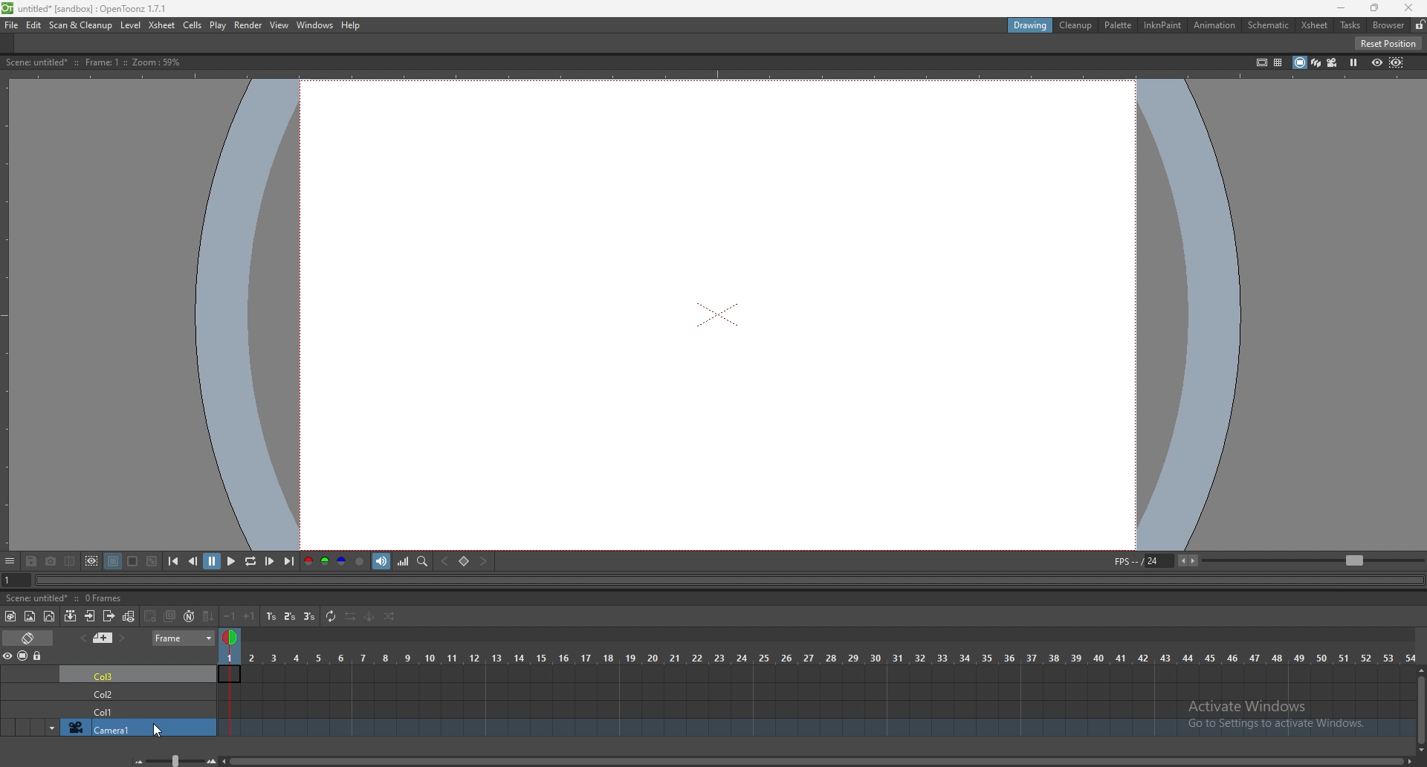  Describe the element at coordinates (109, 728) in the screenshot. I see `camera` at that location.